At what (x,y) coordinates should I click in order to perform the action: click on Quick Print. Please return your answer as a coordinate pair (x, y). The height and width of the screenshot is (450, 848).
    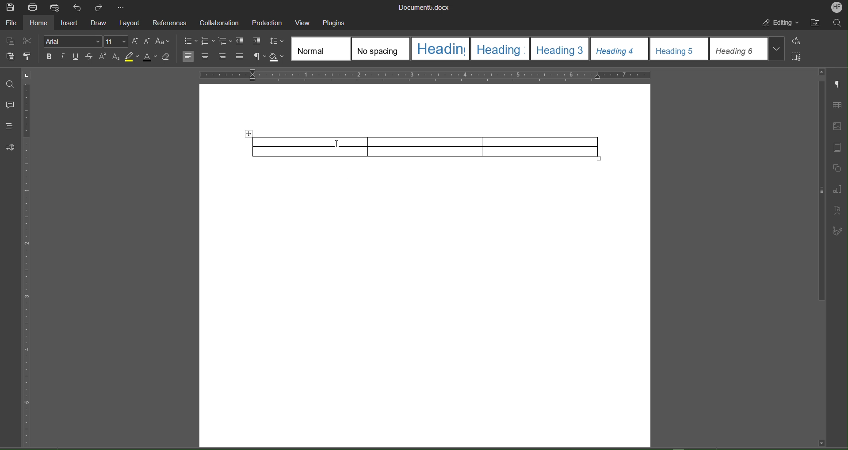
    Looking at the image, I should click on (57, 8).